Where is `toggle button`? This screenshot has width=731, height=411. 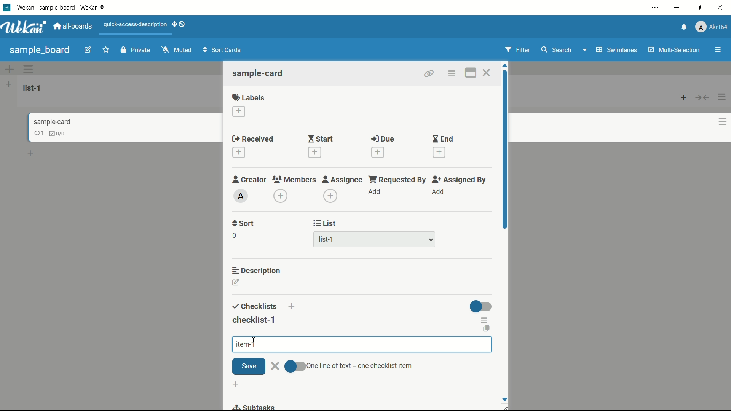 toggle button is located at coordinates (294, 367).